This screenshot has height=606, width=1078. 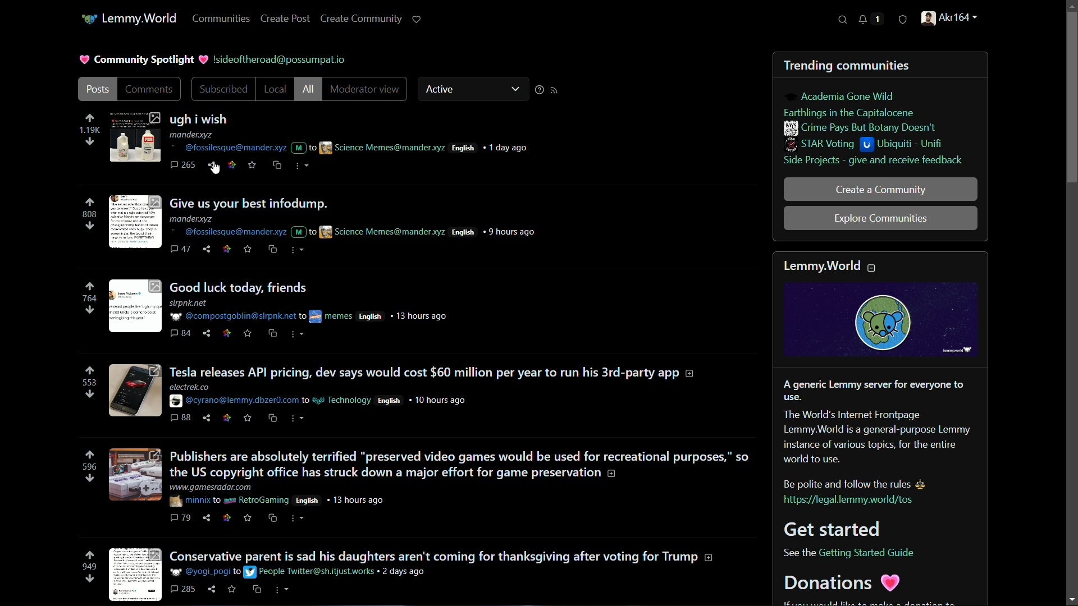 I want to click on 949, so click(x=88, y=568).